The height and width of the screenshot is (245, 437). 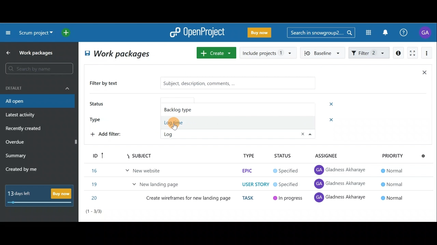 What do you see at coordinates (130, 156) in the screenshot?
I see `Menu bar` at bounding box center [130, 156].